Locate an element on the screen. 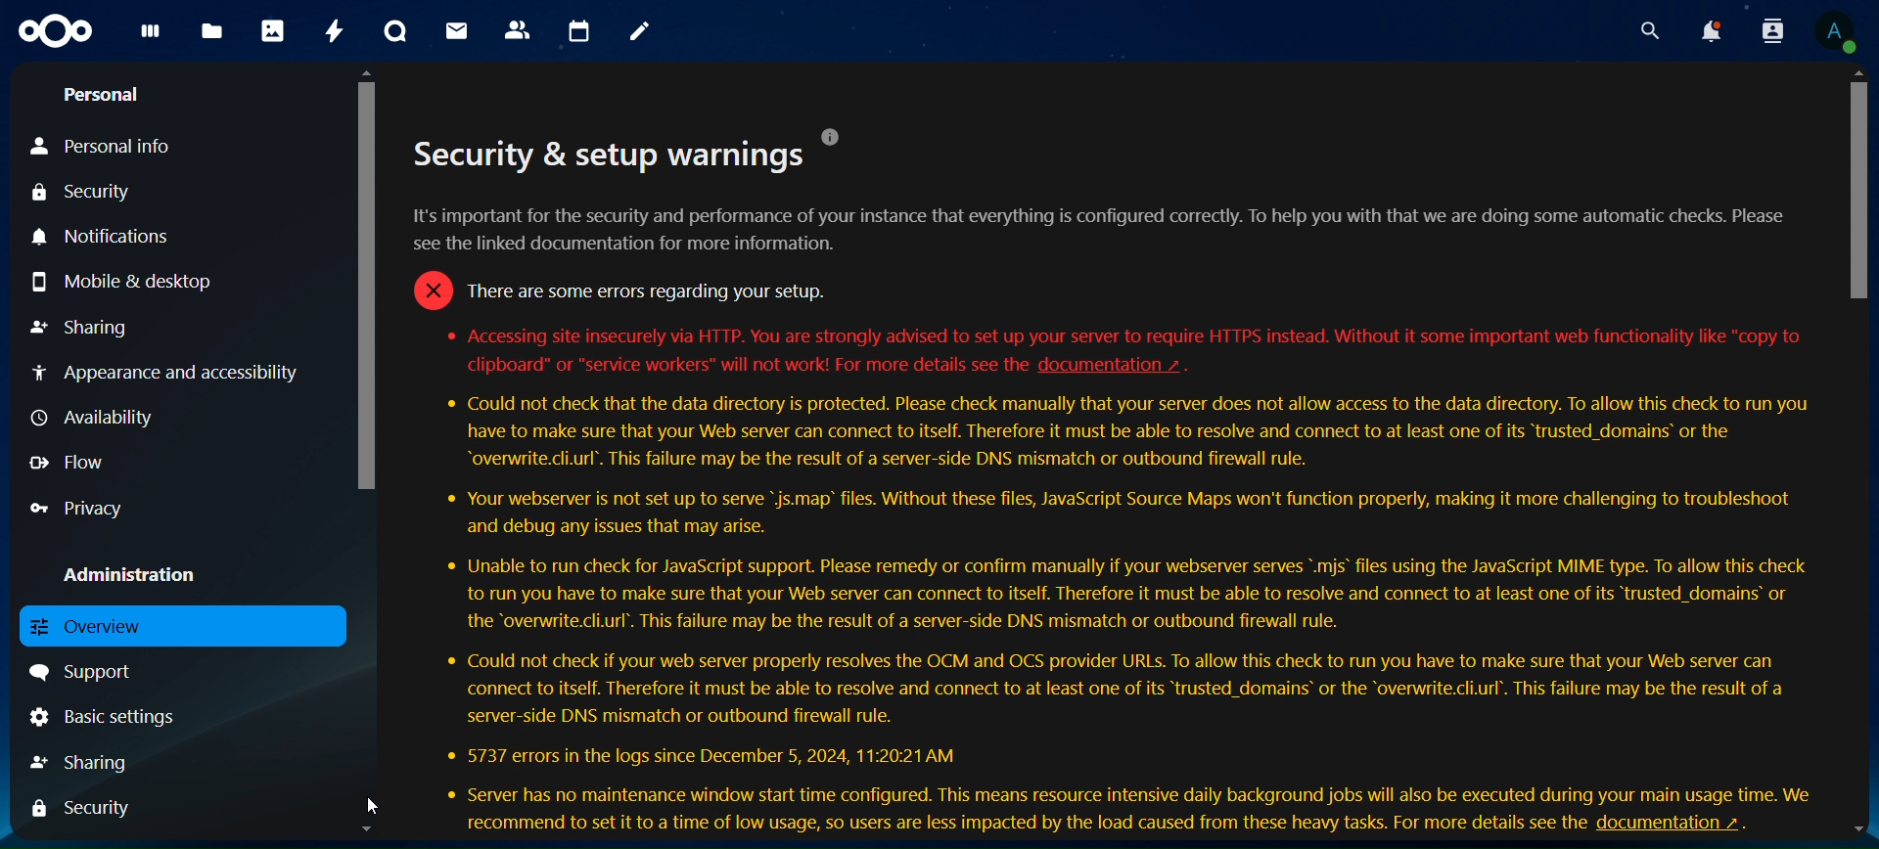  photos is located at coordinates (272, 30).